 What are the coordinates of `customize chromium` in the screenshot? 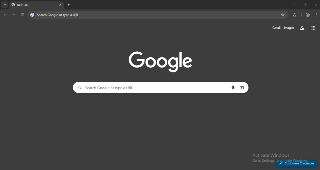 It's located at (296, 164).